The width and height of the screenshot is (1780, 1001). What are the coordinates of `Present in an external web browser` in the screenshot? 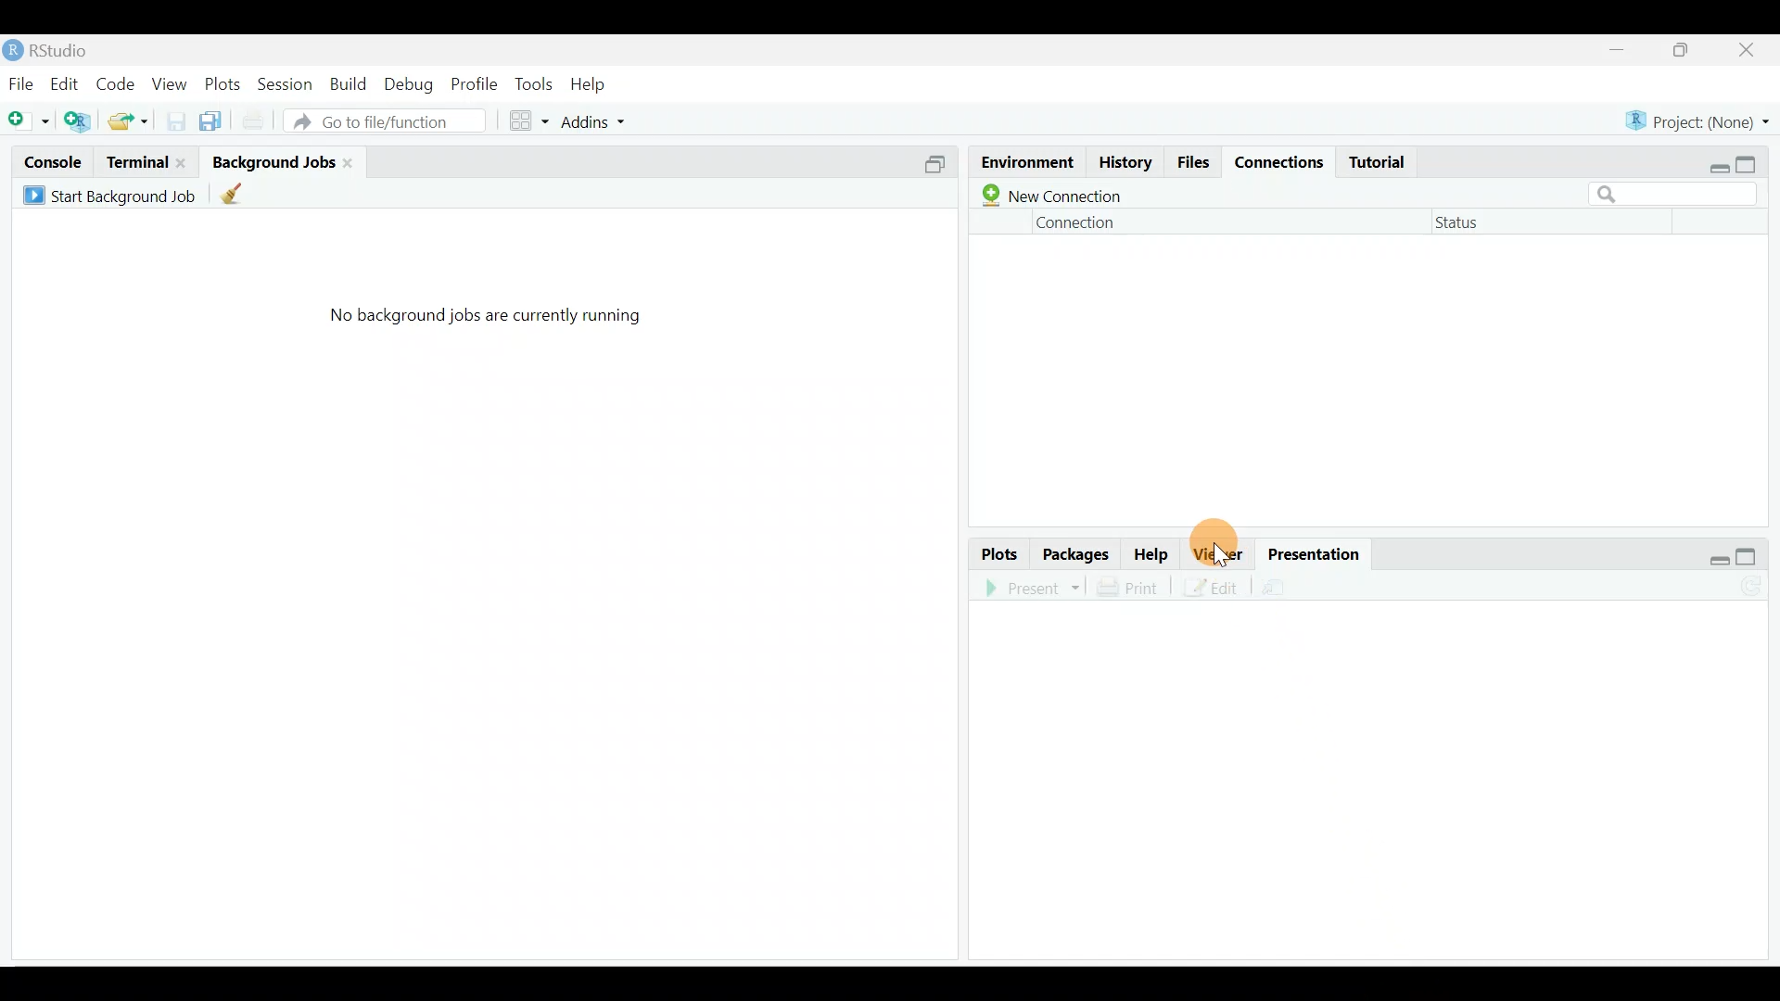 It's located at (1034, 584).